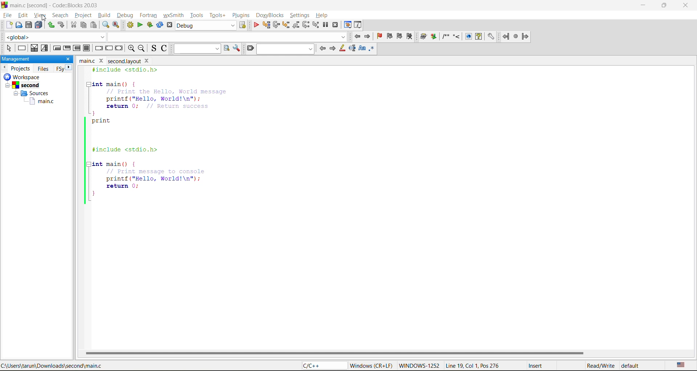  What do you see at coordinates (324, 13) in the screenshot?
I see `help` at bounding box center [324, 13].